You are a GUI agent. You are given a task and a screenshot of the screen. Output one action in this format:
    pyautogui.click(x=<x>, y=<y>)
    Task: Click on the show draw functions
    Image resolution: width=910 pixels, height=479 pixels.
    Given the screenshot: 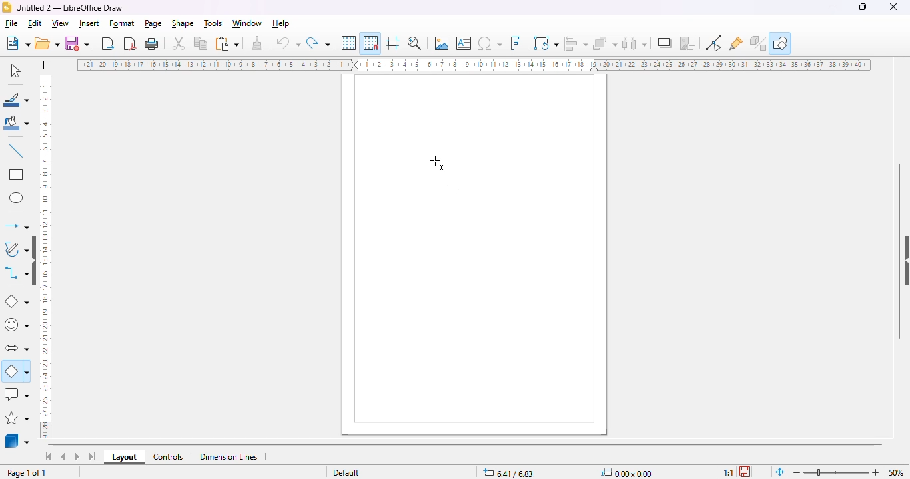 What is the action you would take?
    pyautogui.click(x=780, y=43)
    